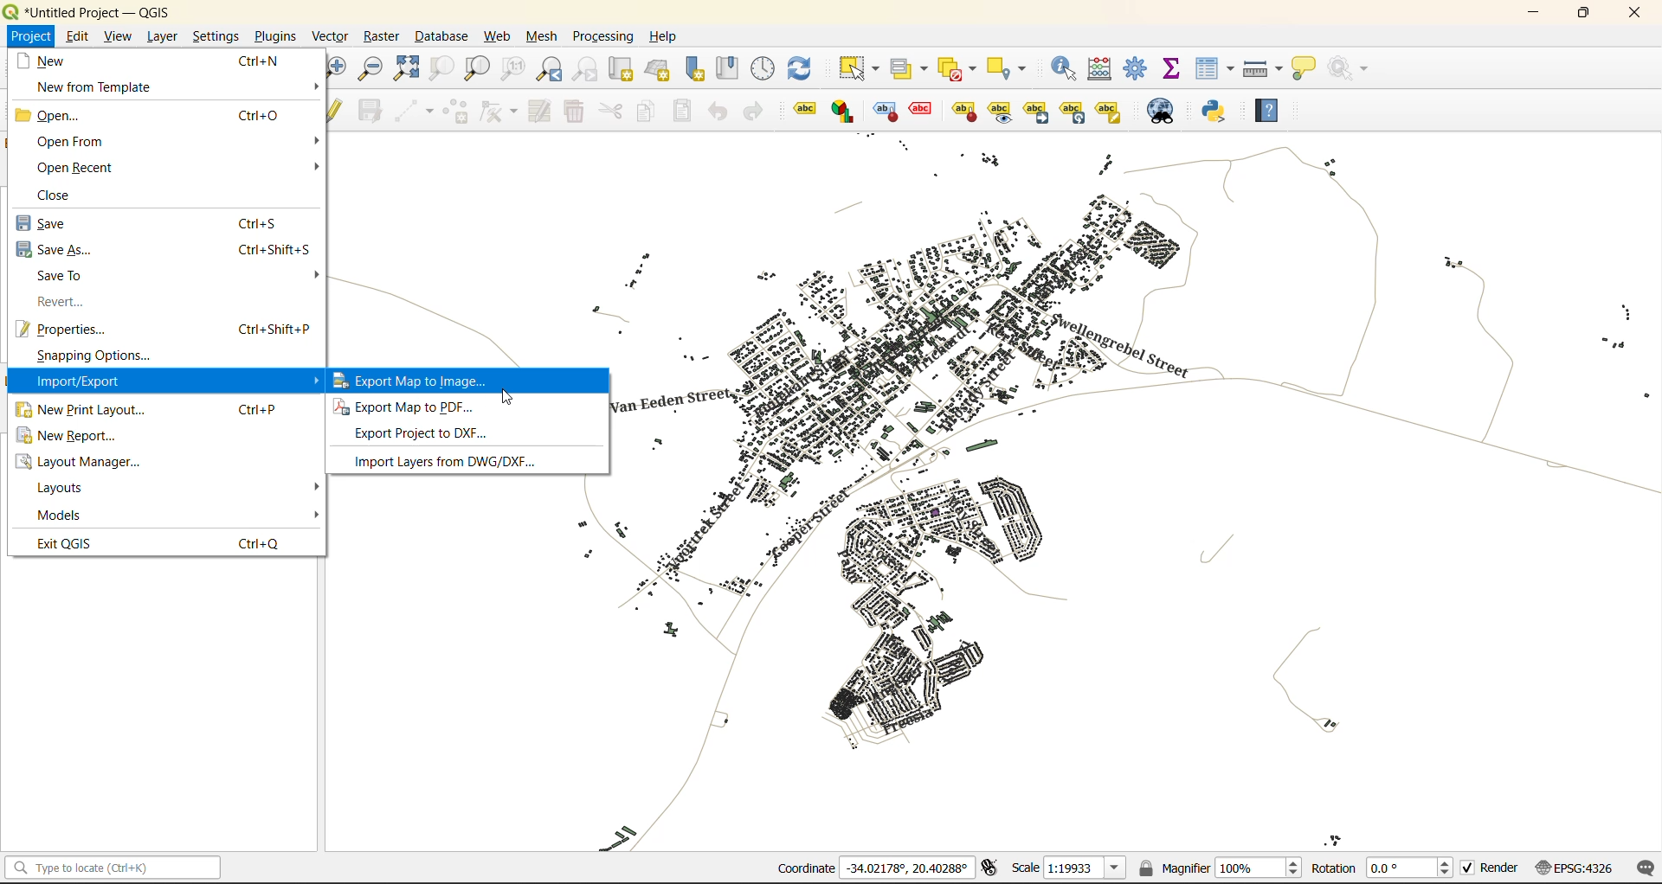 This screenshot has height=884, width=1662. I want to click on layer, so click(163, 35).